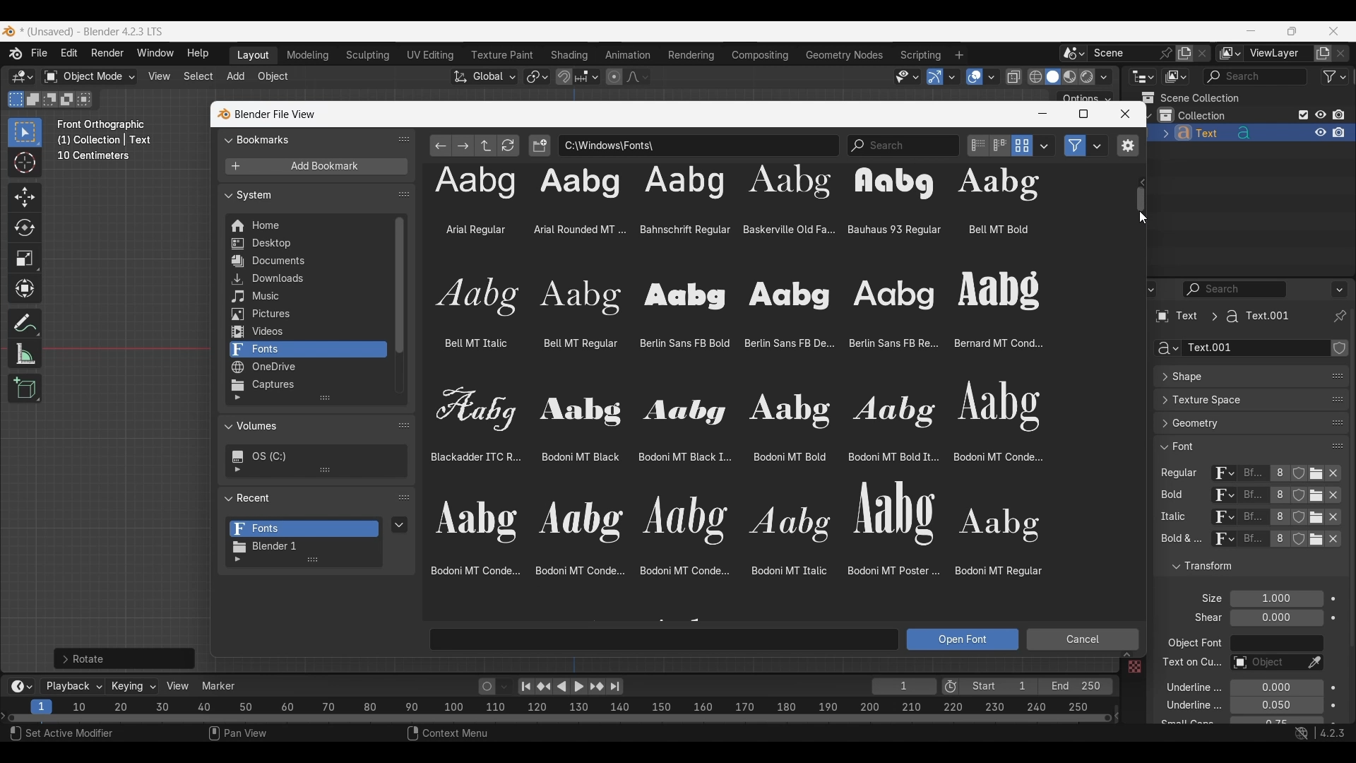 Image resolution: width=1356 pixels, height=763 pixels. Describe the element at coordinates (1185, 687) in the screenshot. I see `underline` at that location.